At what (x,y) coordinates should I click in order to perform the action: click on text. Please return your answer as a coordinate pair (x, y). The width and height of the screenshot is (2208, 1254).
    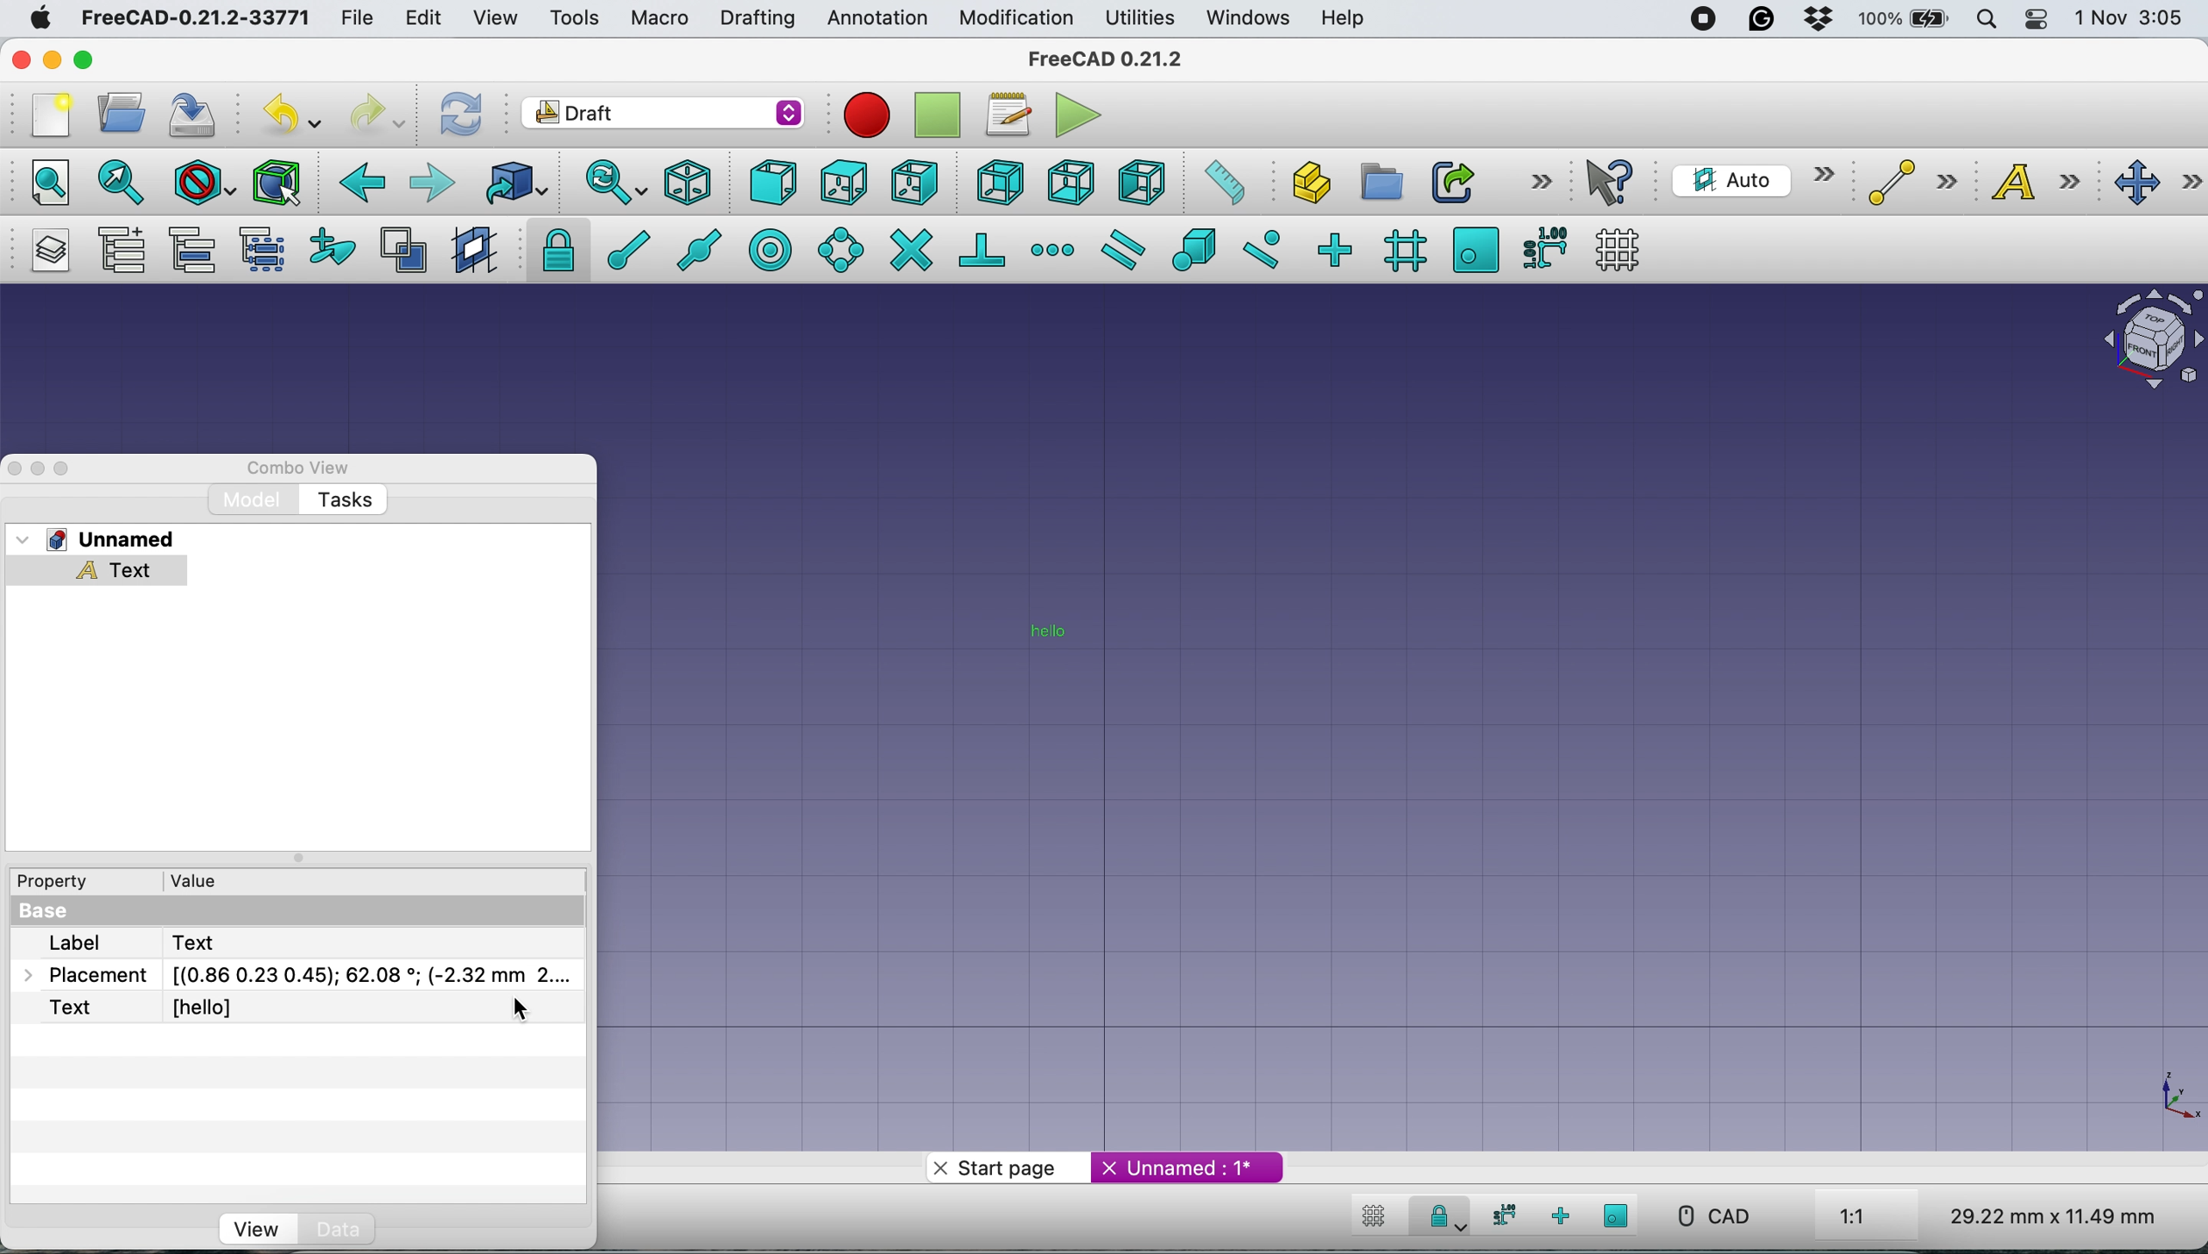
    Looking at the image, I should click on (162, 1009).